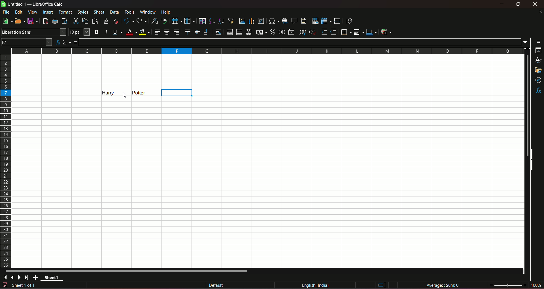  Describe the element at coordinates (218, 32) in the screenshot. I see `wrap text` at that location.